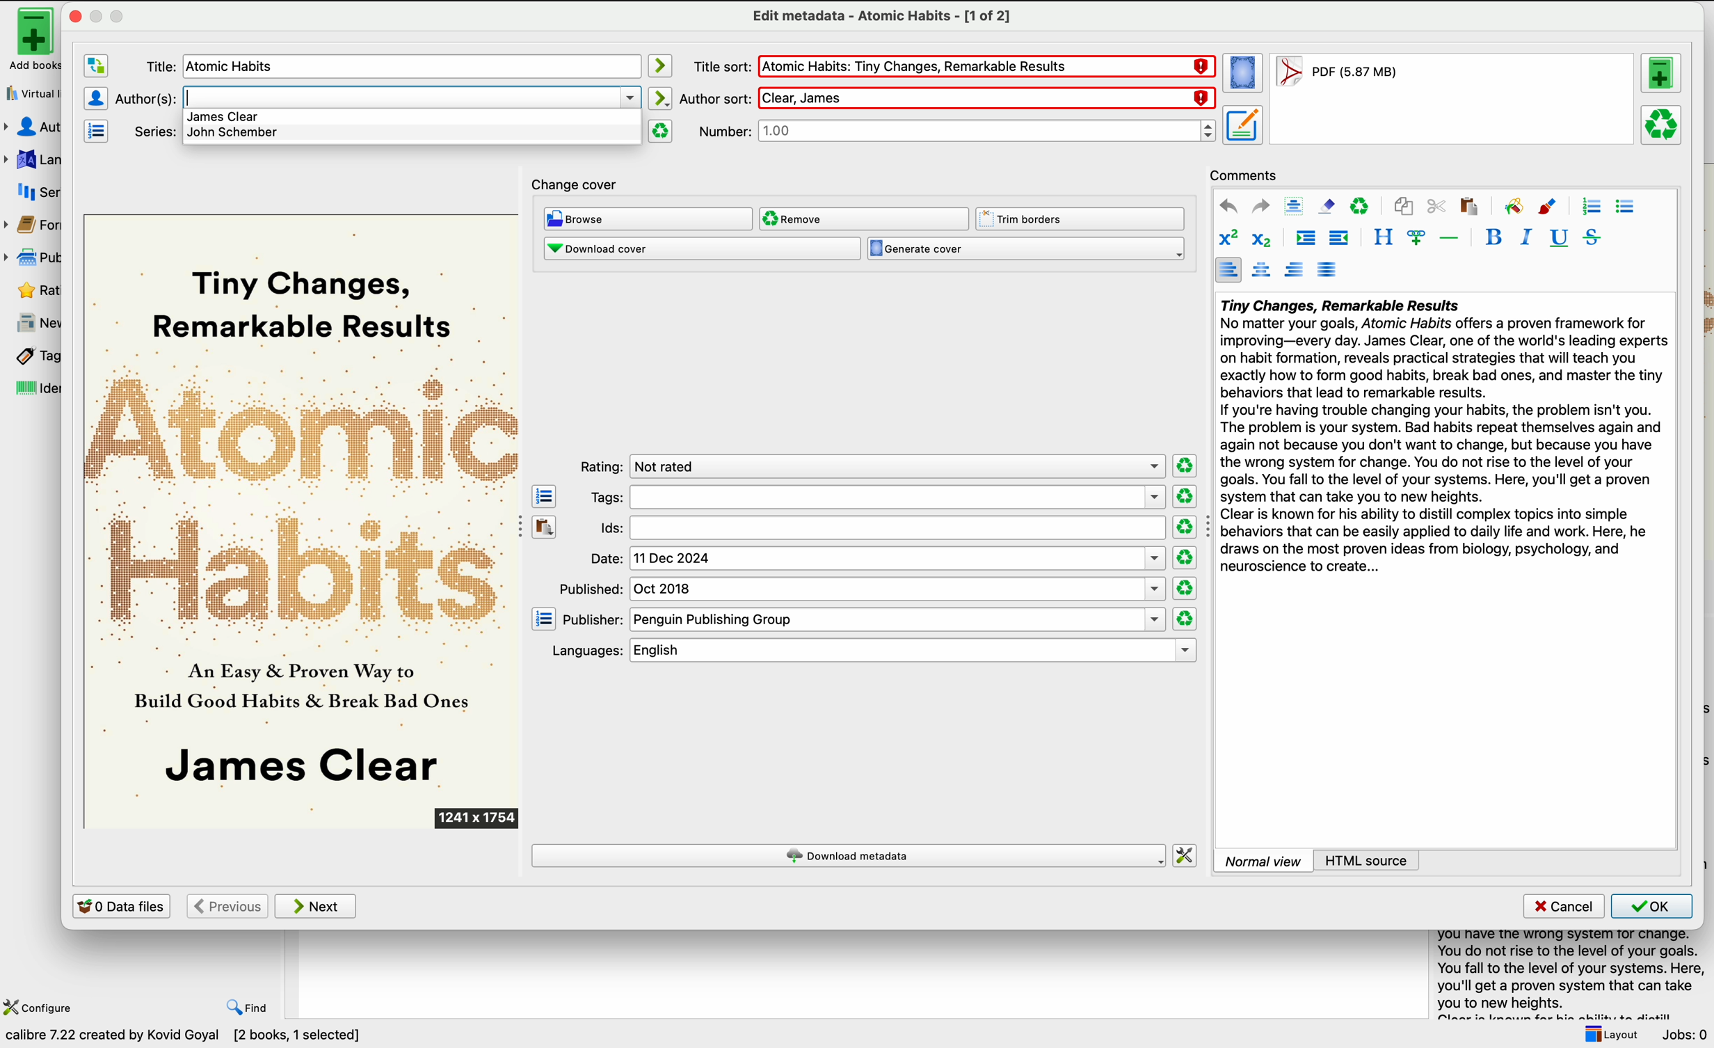 The image size is (1714, 1048). Describe the element at coordinates (1565, 972) in the screenshot. I see `summary book` at that location.